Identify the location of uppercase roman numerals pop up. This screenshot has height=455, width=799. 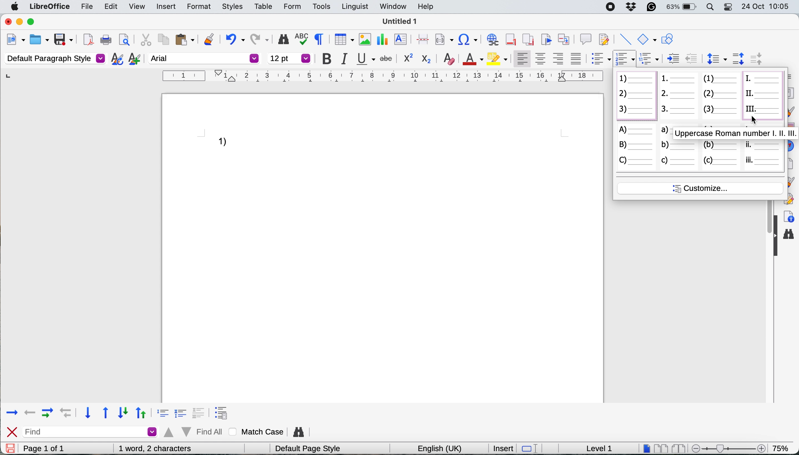
(736, 133).